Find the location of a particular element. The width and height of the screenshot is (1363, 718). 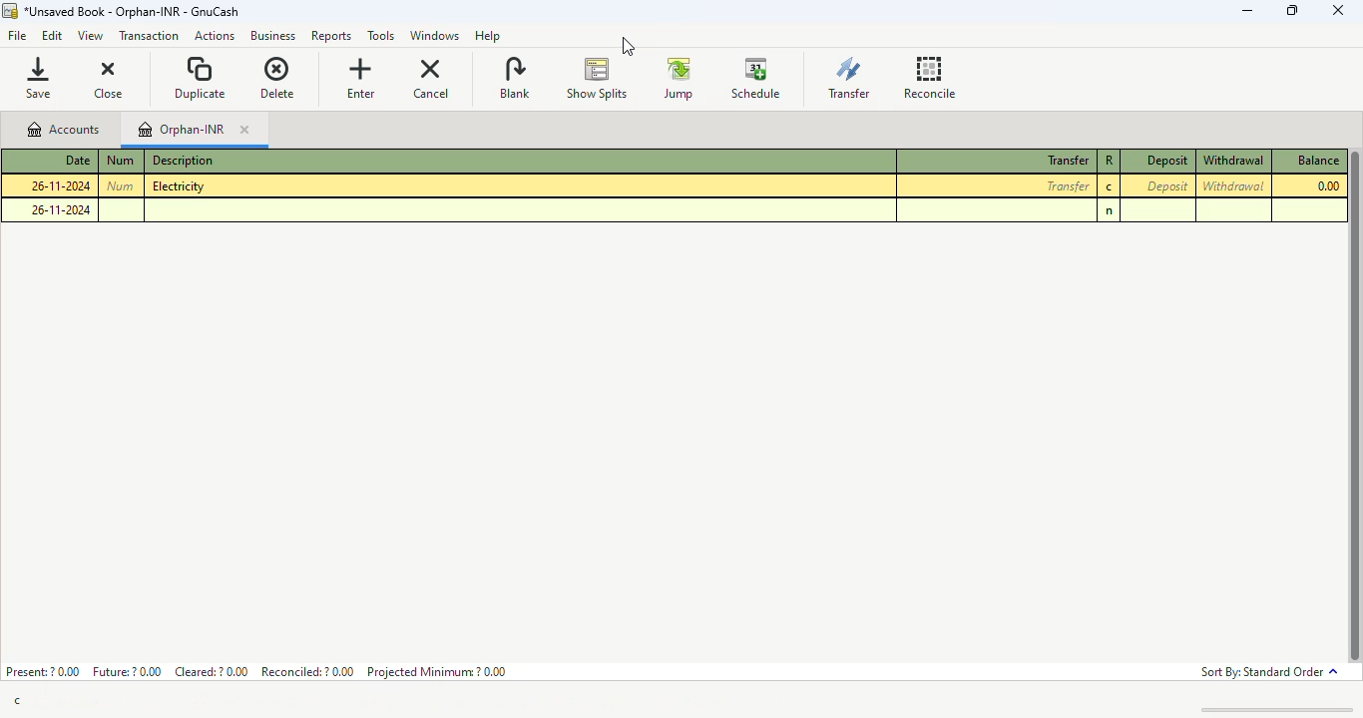

reconcile is located at coordinates (1110, 160).